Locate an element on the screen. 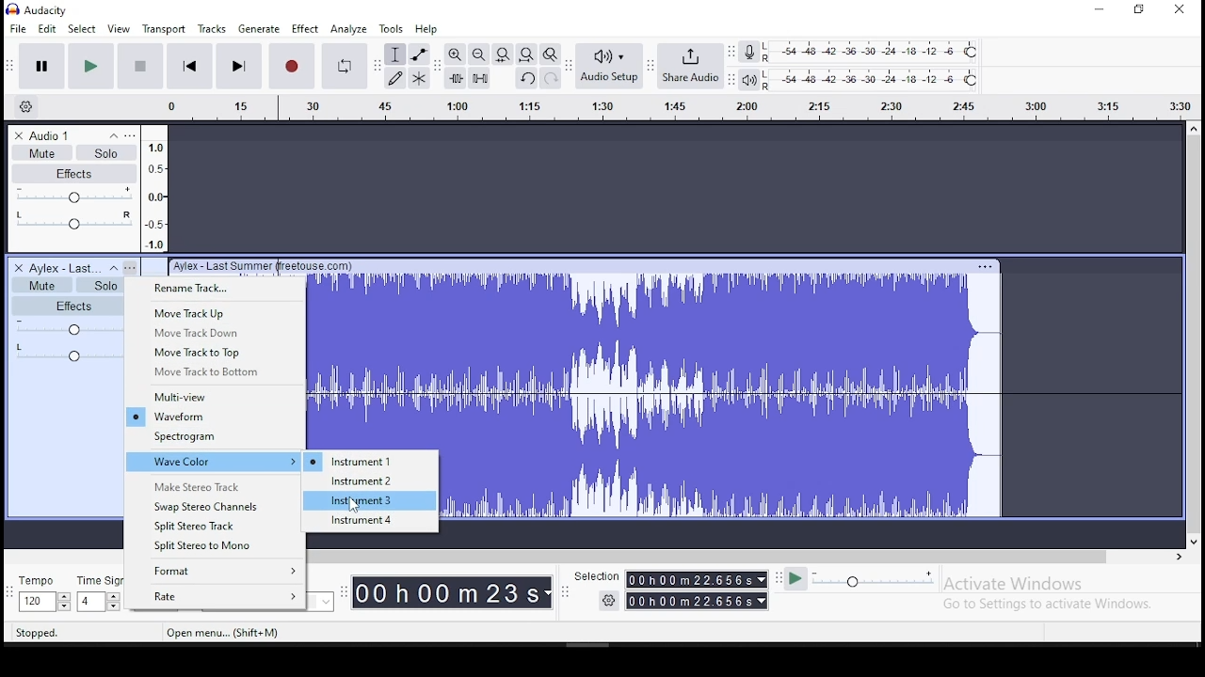  select is located at coordinates (83, 29).